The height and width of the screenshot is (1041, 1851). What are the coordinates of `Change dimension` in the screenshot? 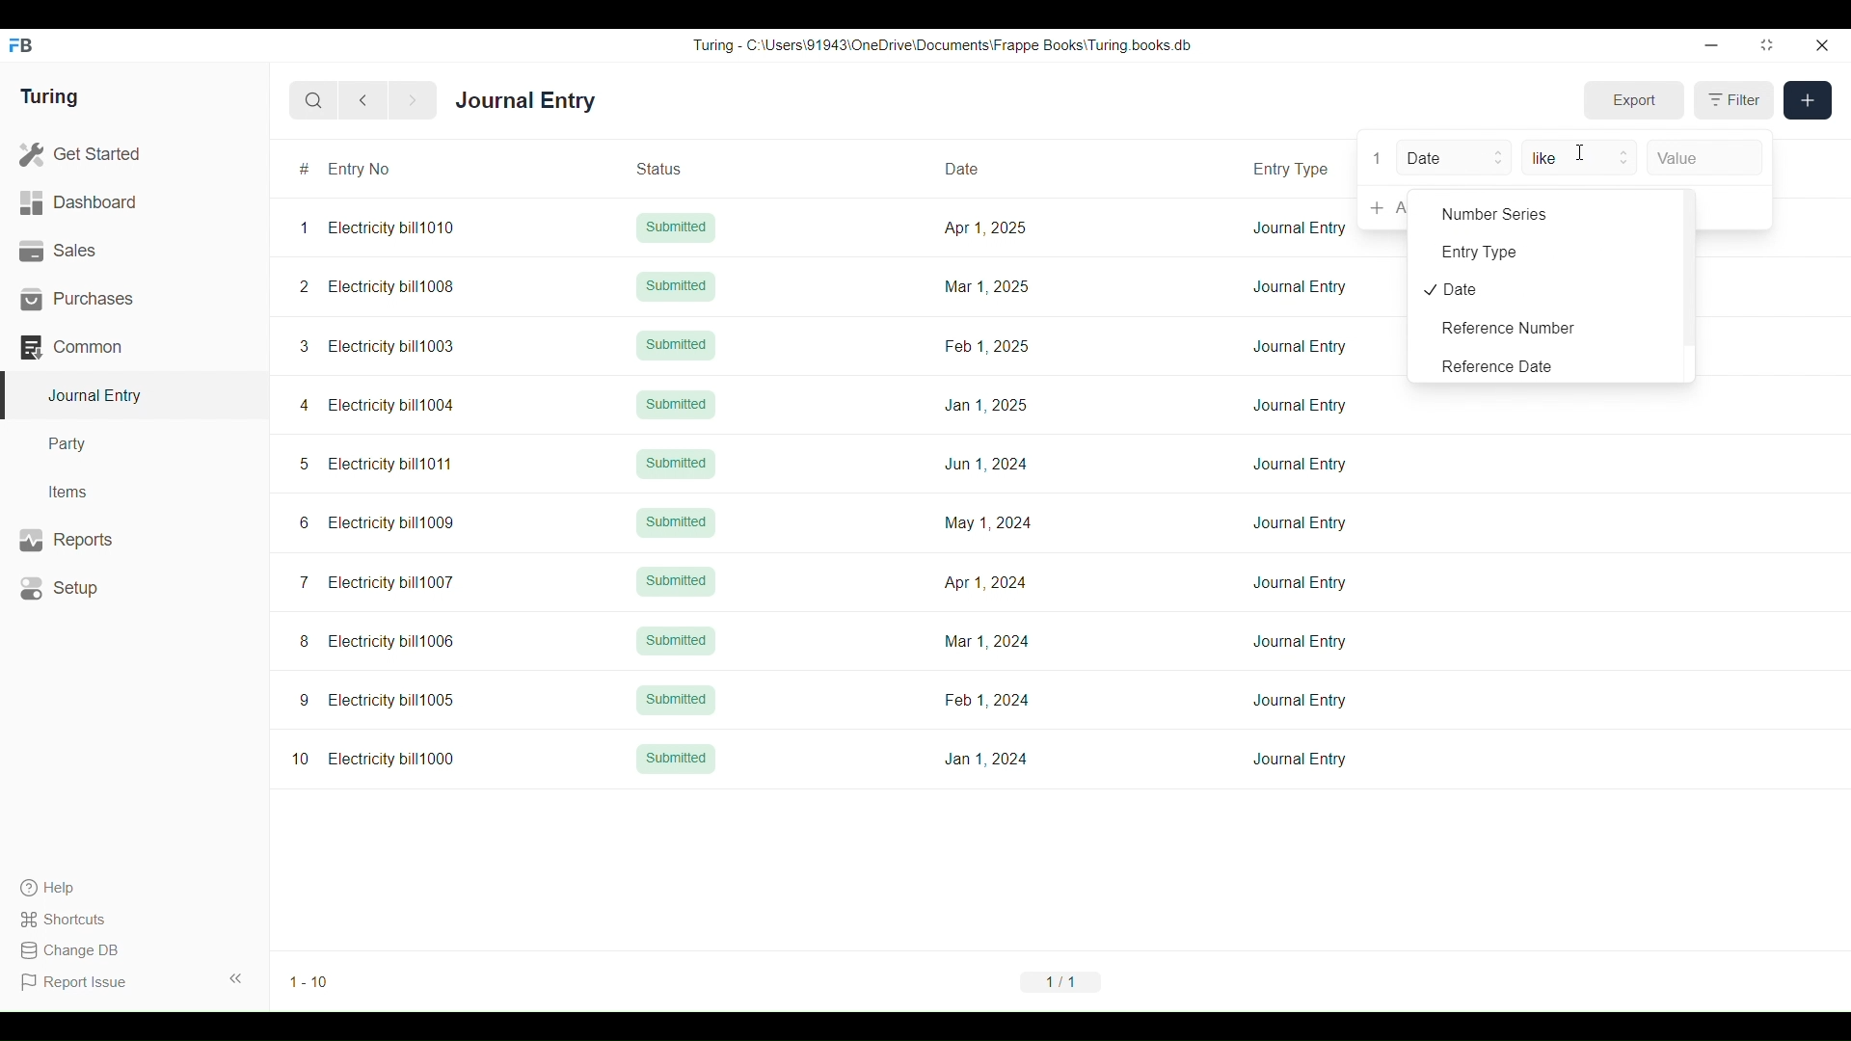 It's located at (1767, 44).